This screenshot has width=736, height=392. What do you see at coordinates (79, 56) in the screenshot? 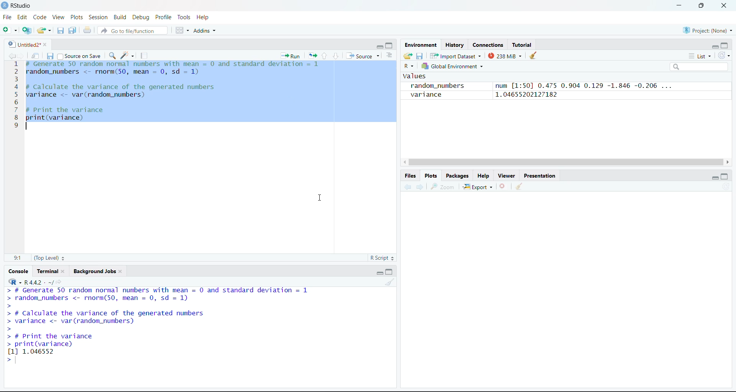
I see `Source on Save` at bounding box center [79, 56].